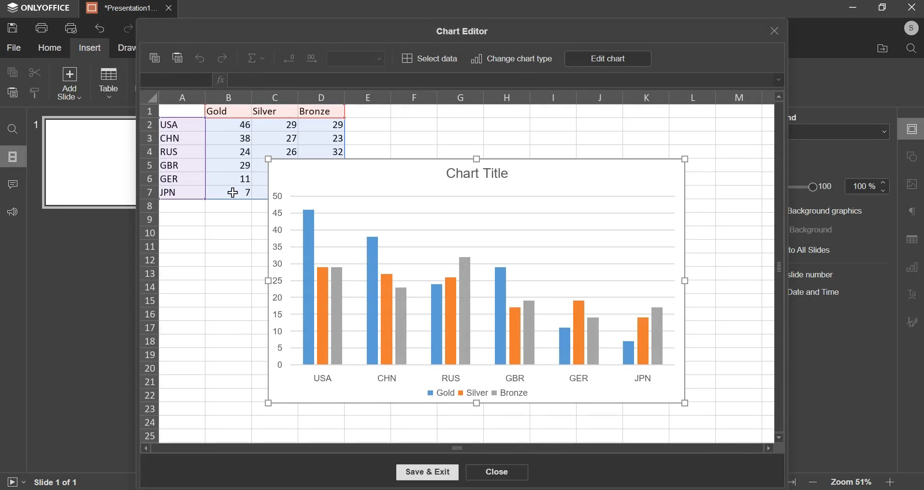 The image size is (924, 490). What do you see at coordinates (176, 81) in the screenshot?
I see `cell name` at bounding box center [176, 81].